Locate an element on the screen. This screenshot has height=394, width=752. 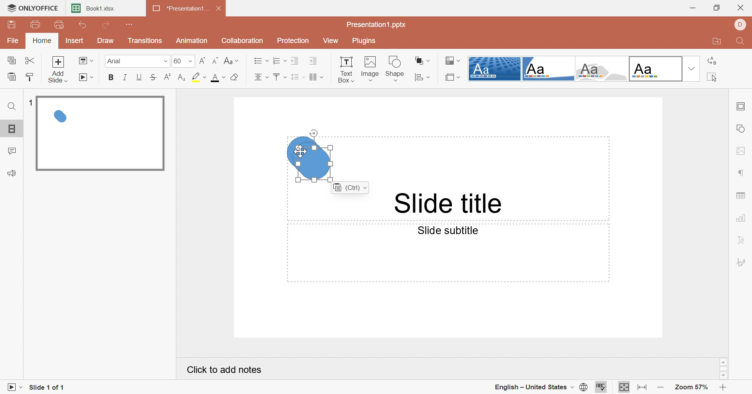
Print is located at coordinates (38, 25).